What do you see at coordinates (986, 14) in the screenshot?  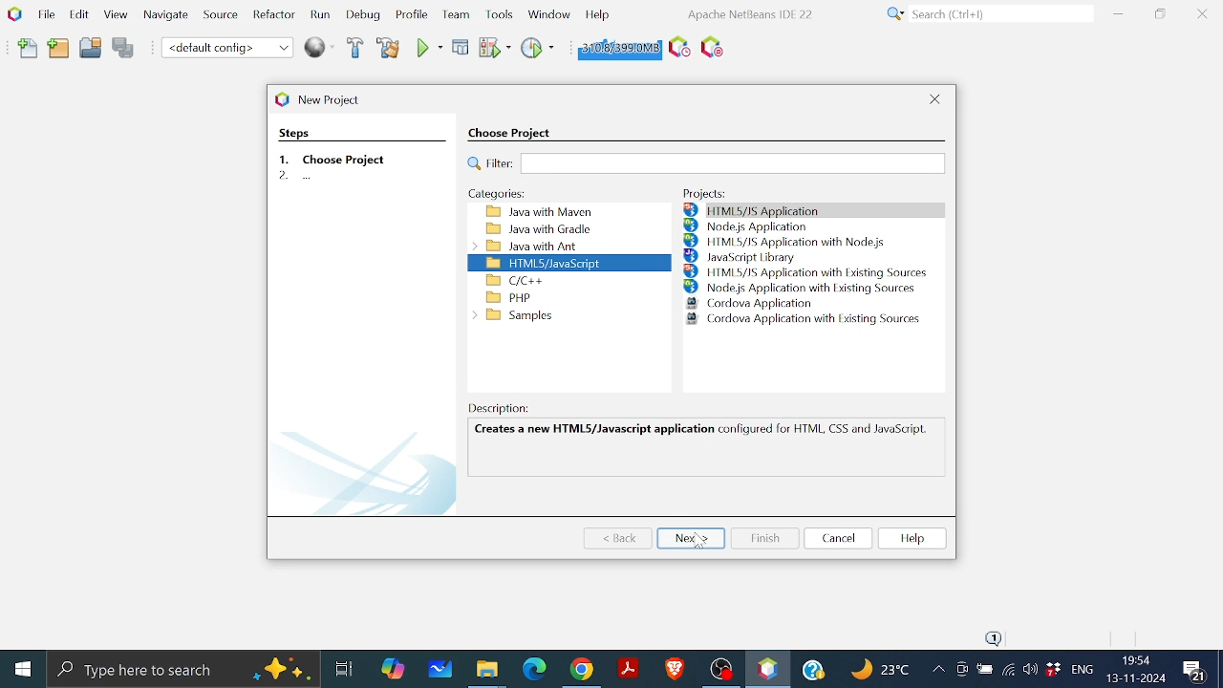 I see `Search` at bounding box center [986, 14].